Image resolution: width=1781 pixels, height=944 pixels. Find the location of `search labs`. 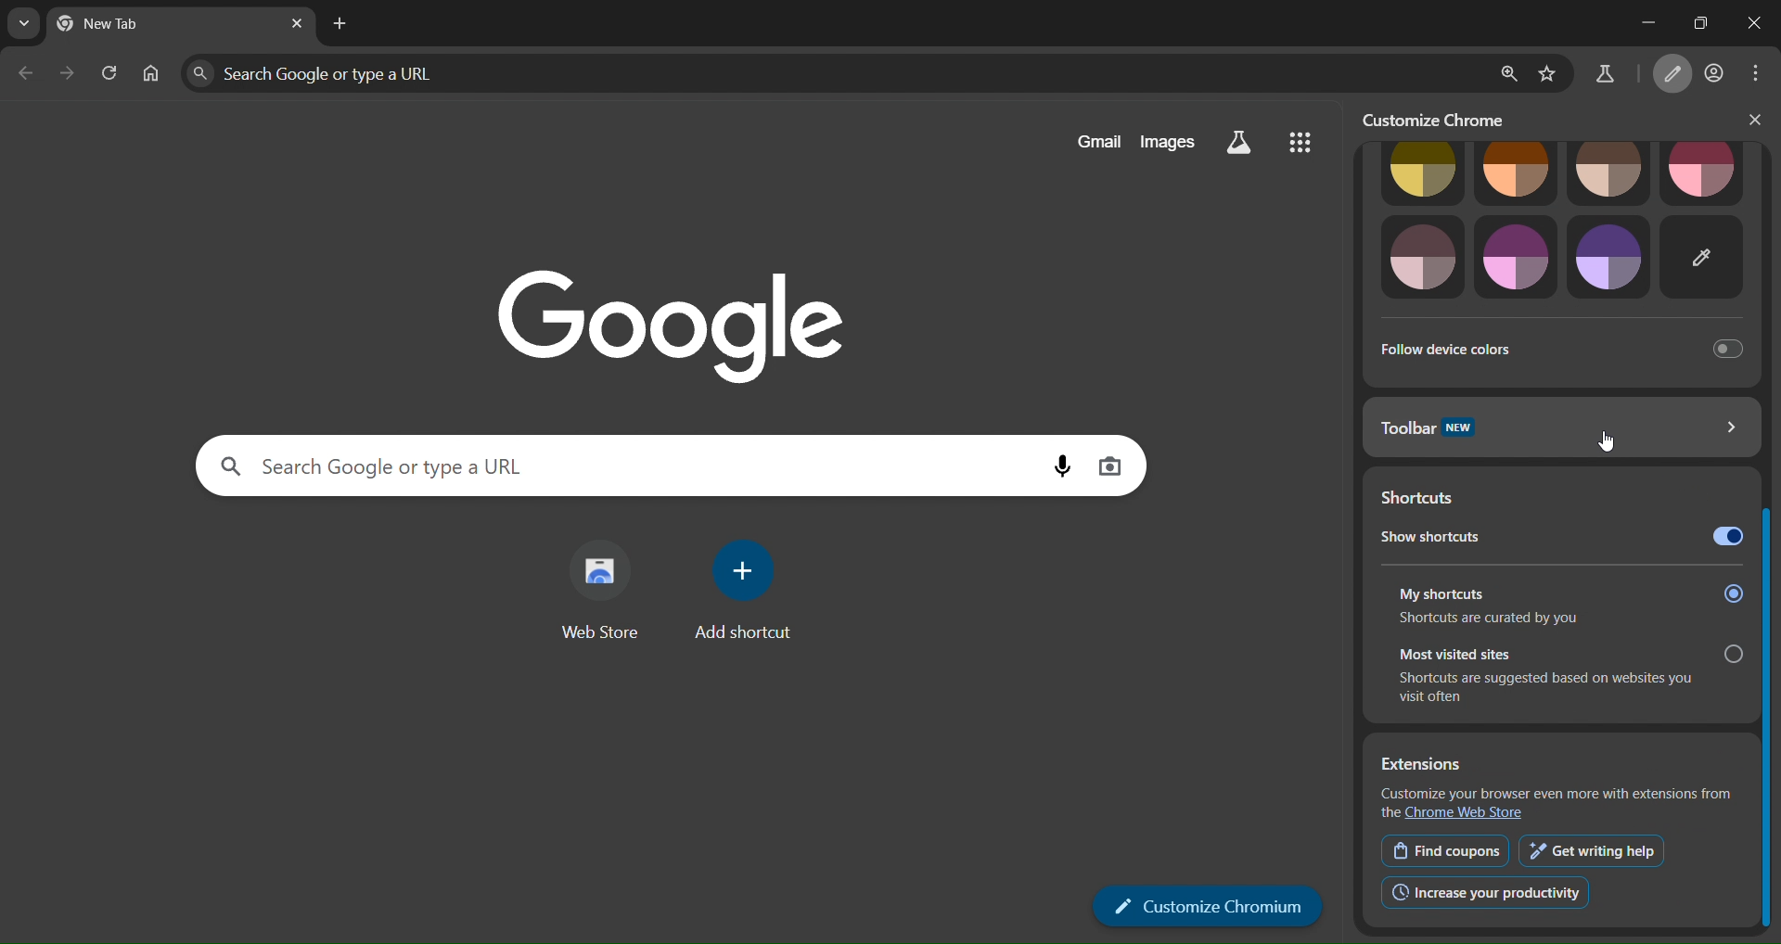

search labs is located at coordinates (1608, 74).